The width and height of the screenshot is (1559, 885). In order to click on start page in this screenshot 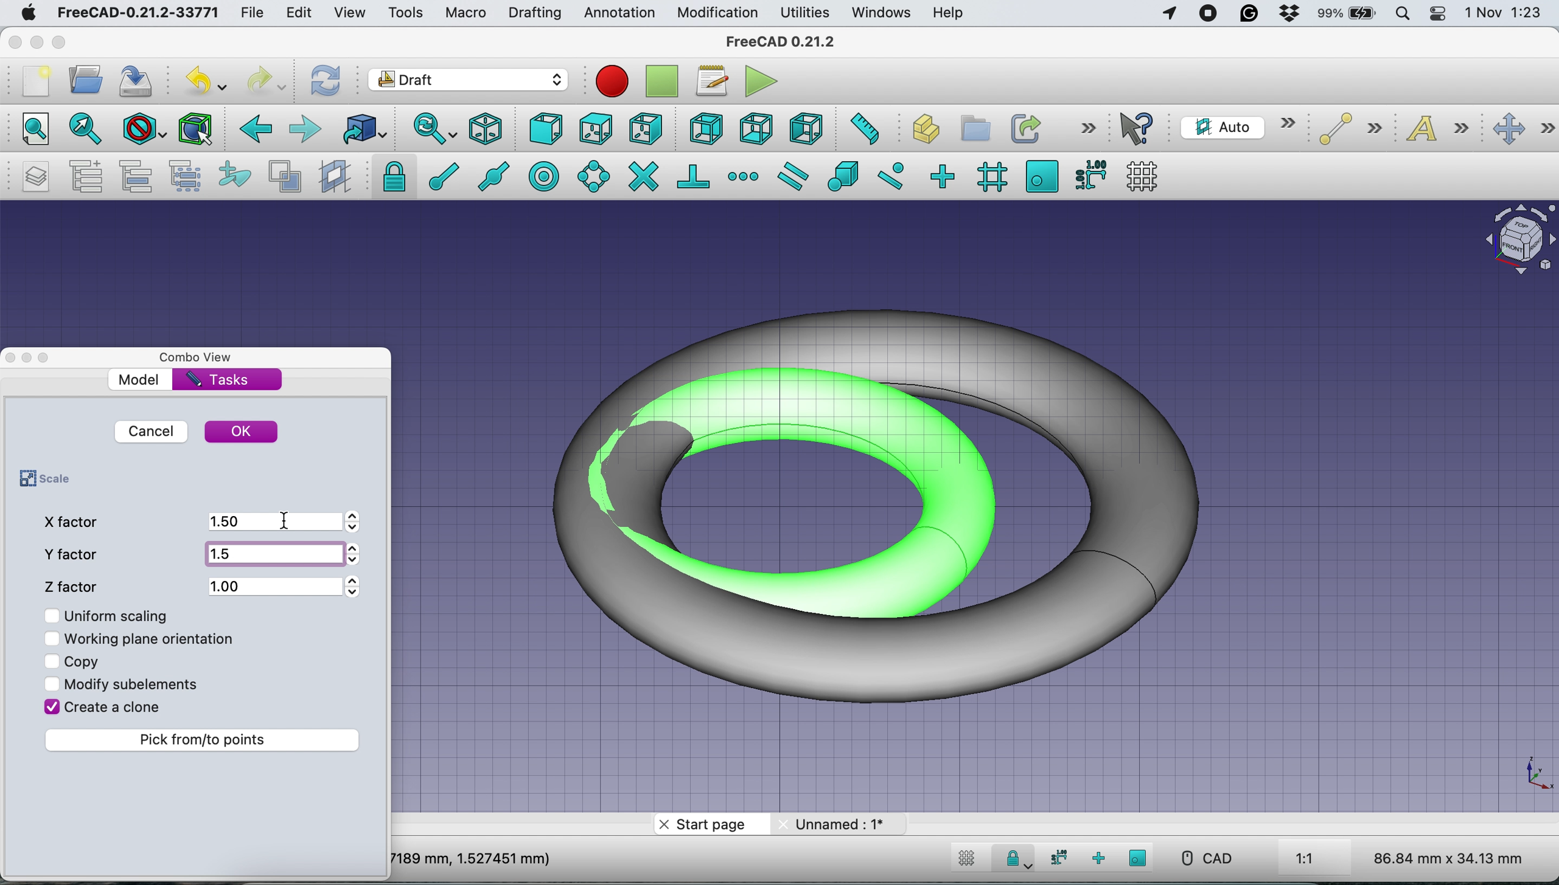, I will do `click(709, 825)`.